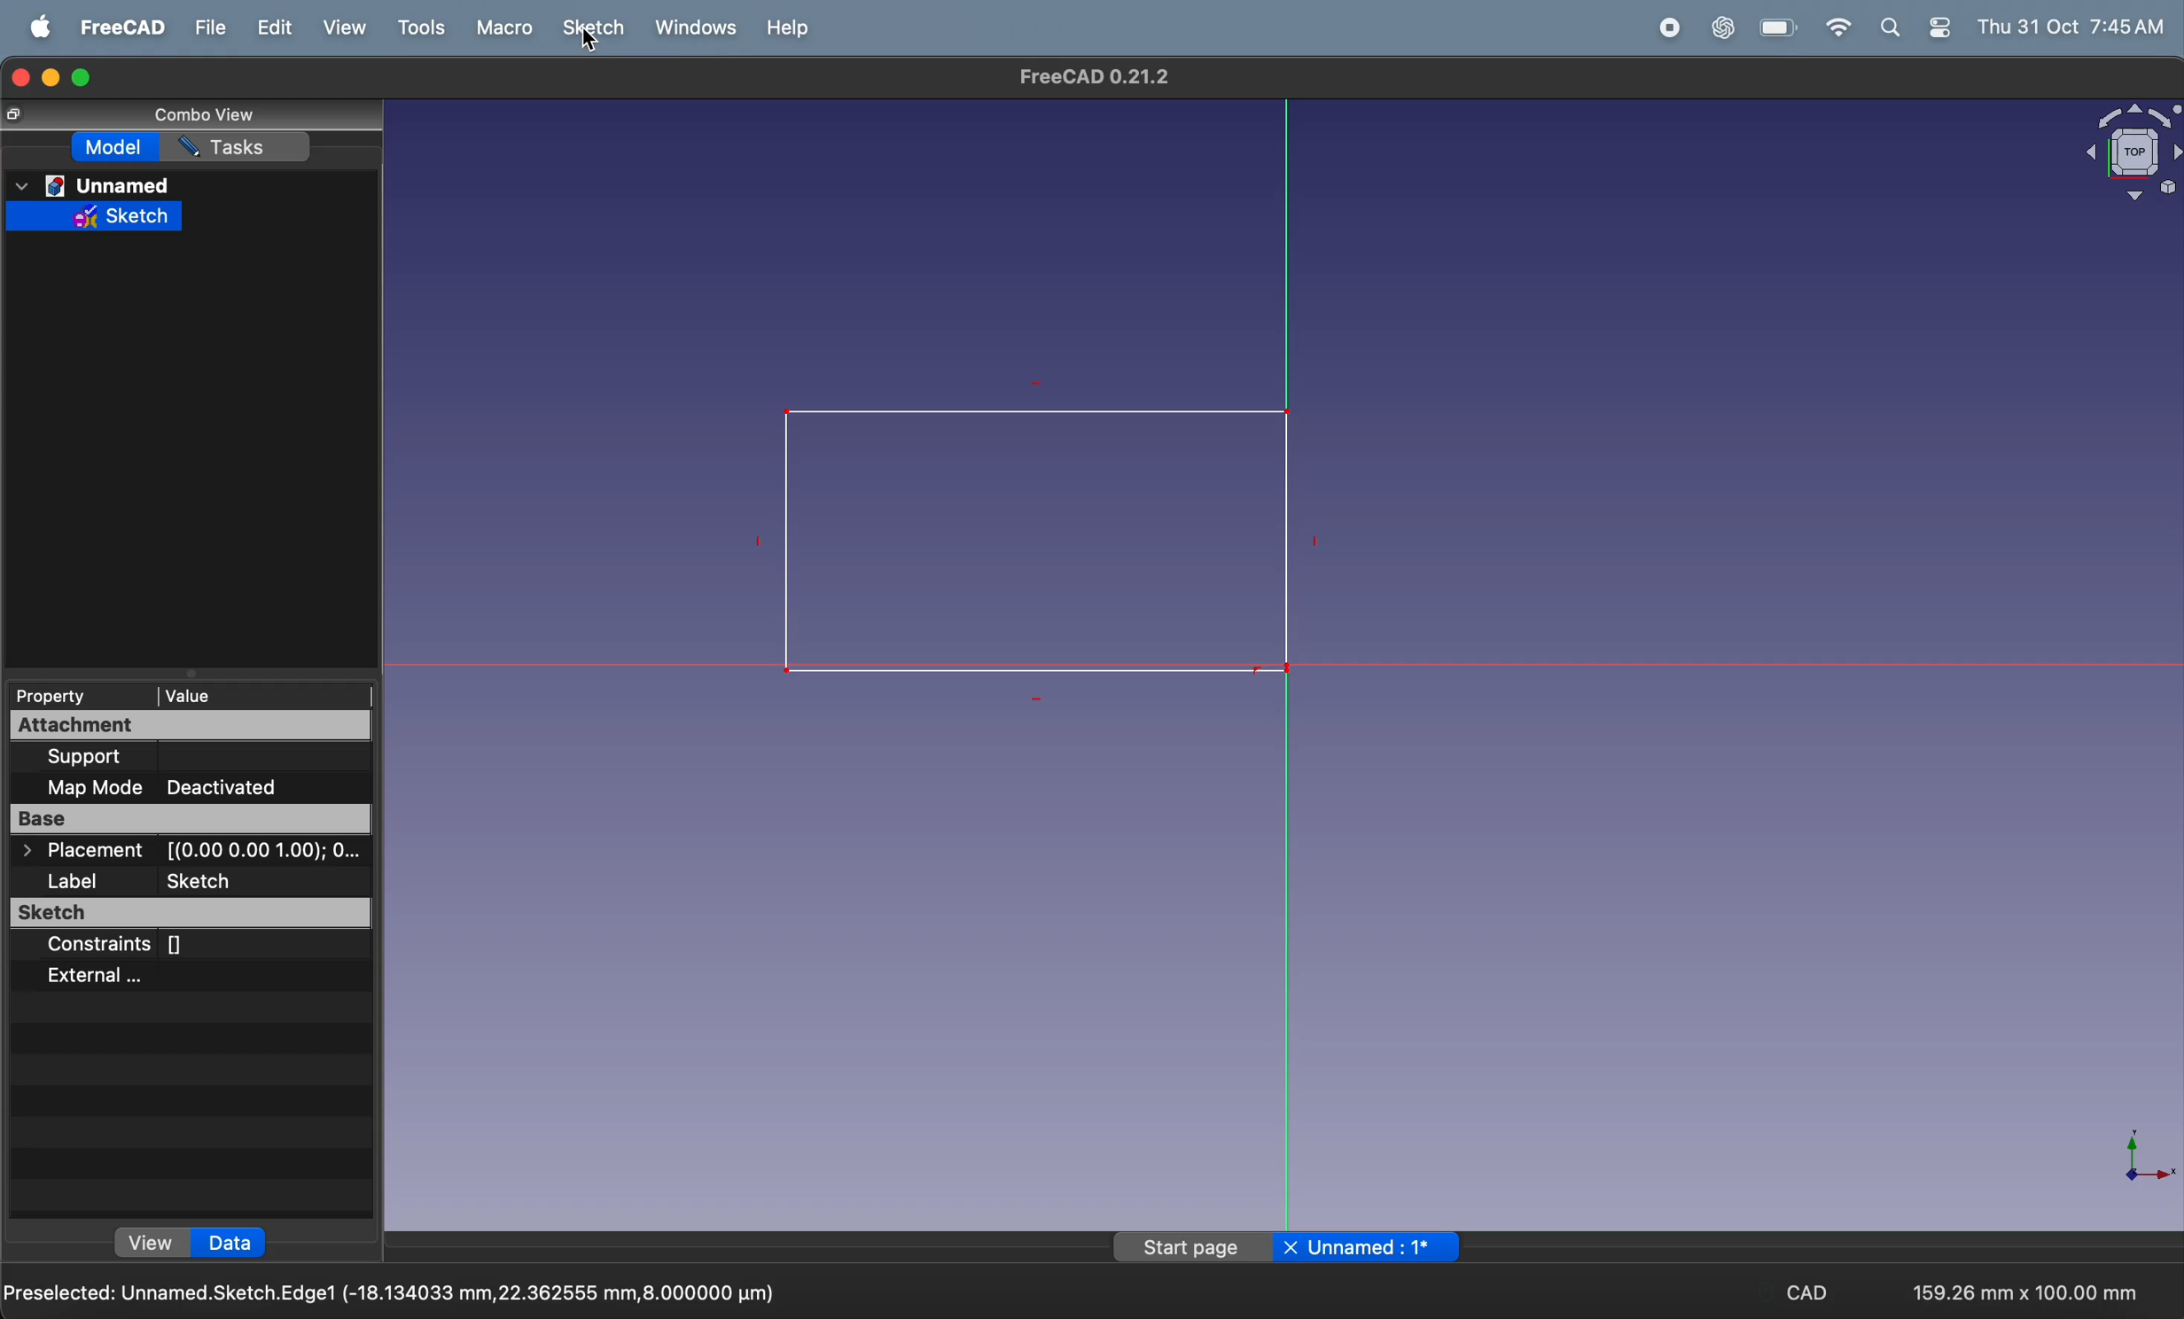 Image resolution: width=2184 pixels, height=1319 pixels. What do you see at coordinates (1915, 29) in the screenshot?
I see `apple widgets` at bounding box center [1915, 29].